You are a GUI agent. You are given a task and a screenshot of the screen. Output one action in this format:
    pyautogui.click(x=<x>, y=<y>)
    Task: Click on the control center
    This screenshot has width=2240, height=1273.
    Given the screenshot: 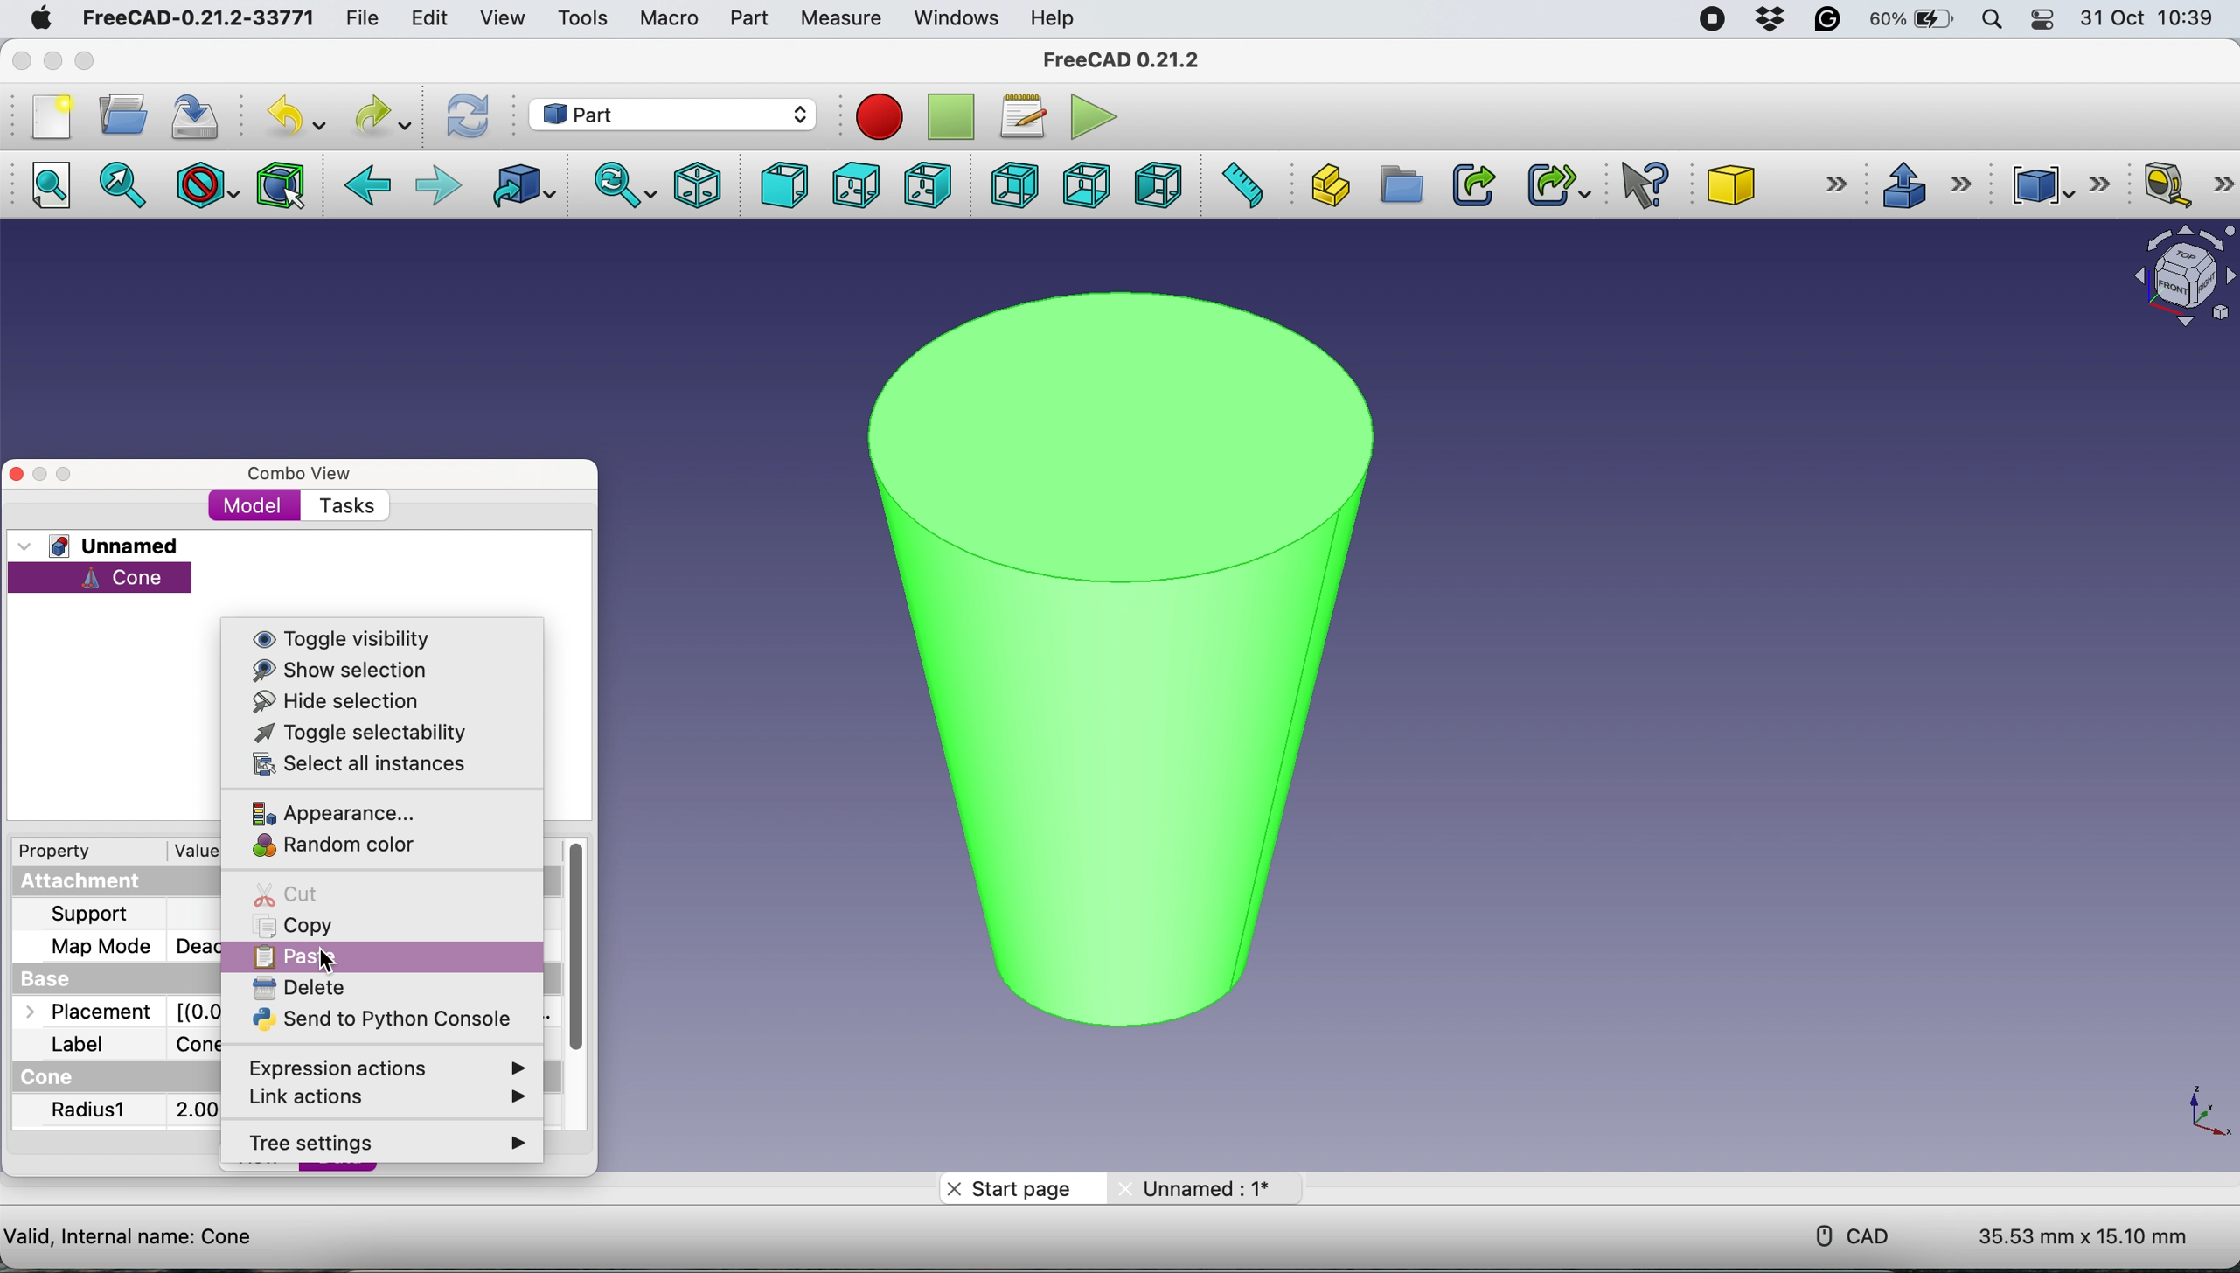 What is the action you would take?
    pyautogui.click(x=2044, y=22)
    